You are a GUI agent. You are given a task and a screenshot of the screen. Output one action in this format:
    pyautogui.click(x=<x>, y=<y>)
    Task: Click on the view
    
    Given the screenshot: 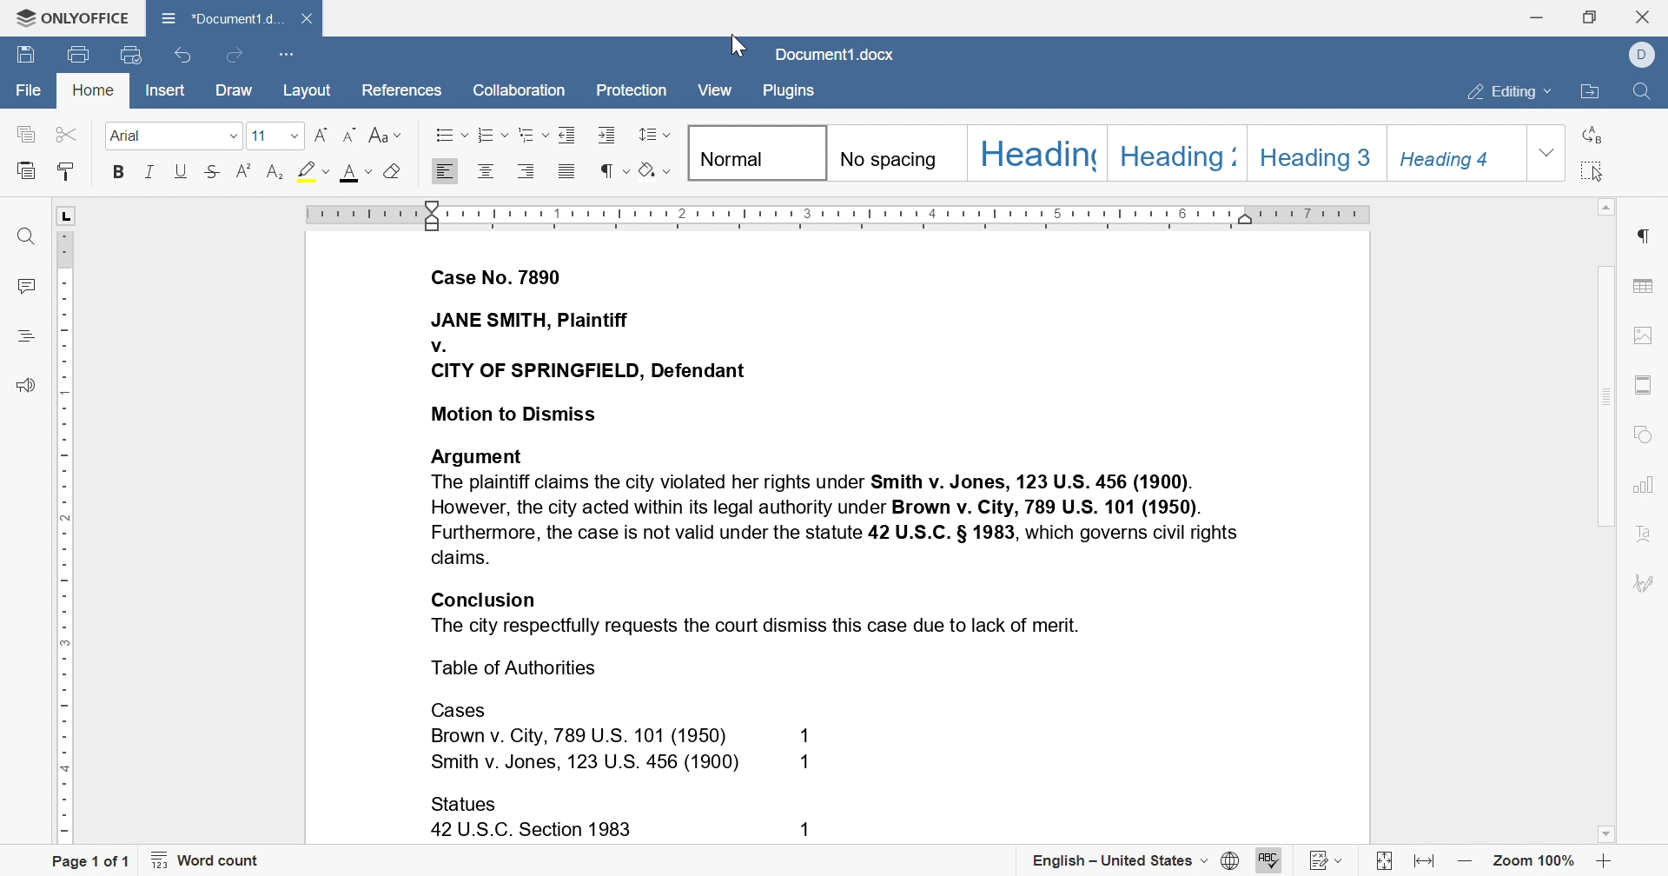 What is the action you would take?
    pyautogui.click(x=715, y=90)
    